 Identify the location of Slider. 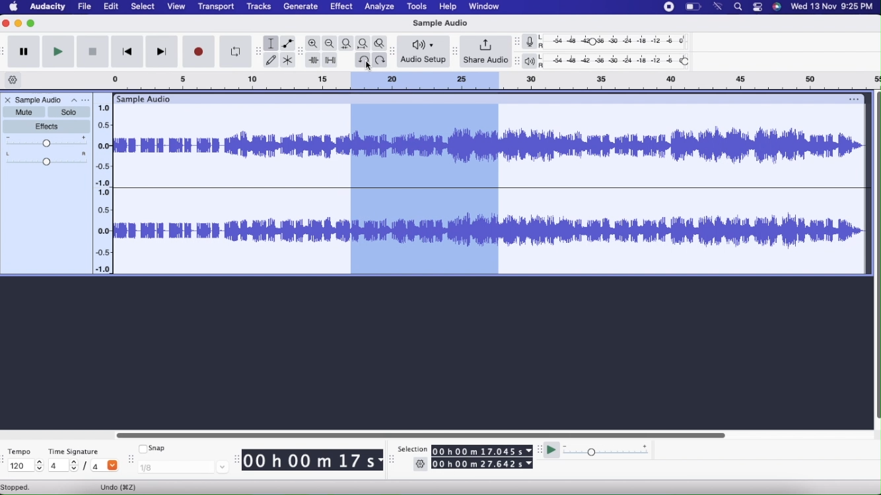
(104, 186).